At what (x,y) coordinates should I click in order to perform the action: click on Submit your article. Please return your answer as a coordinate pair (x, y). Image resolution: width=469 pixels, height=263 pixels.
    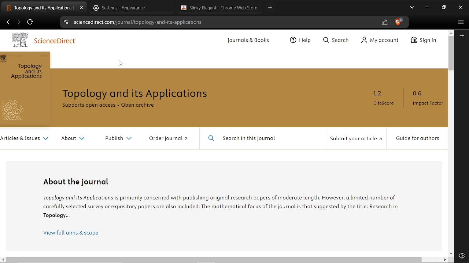
    Looking at the image, I should click on (357, 139).